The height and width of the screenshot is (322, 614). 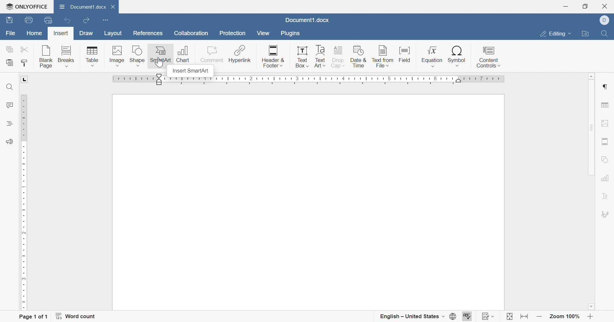 What do you see at coordinates (605, 87) in the screenshot?
I see `Paragraph settings` at bounding box center [605, 87].